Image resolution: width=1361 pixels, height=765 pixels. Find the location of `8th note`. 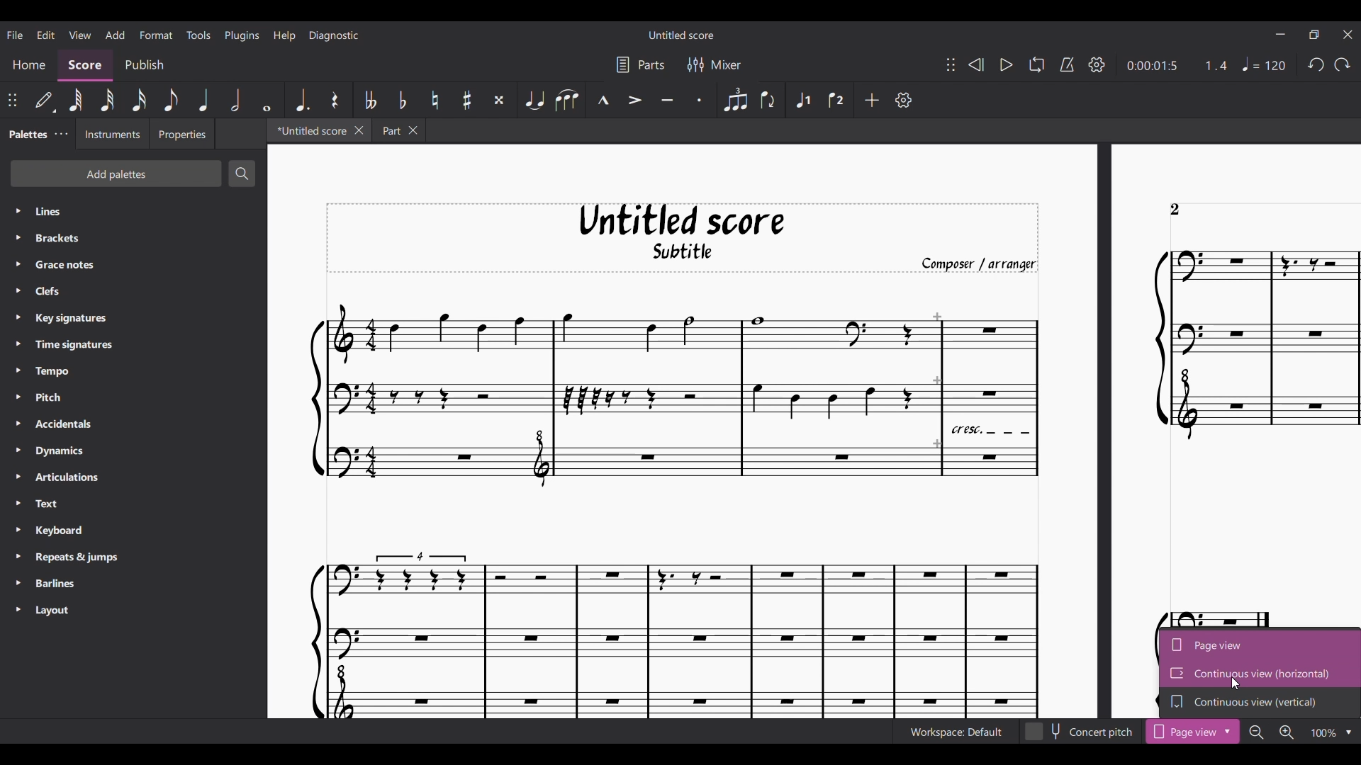

8th note is located at coordinates (172, 101).